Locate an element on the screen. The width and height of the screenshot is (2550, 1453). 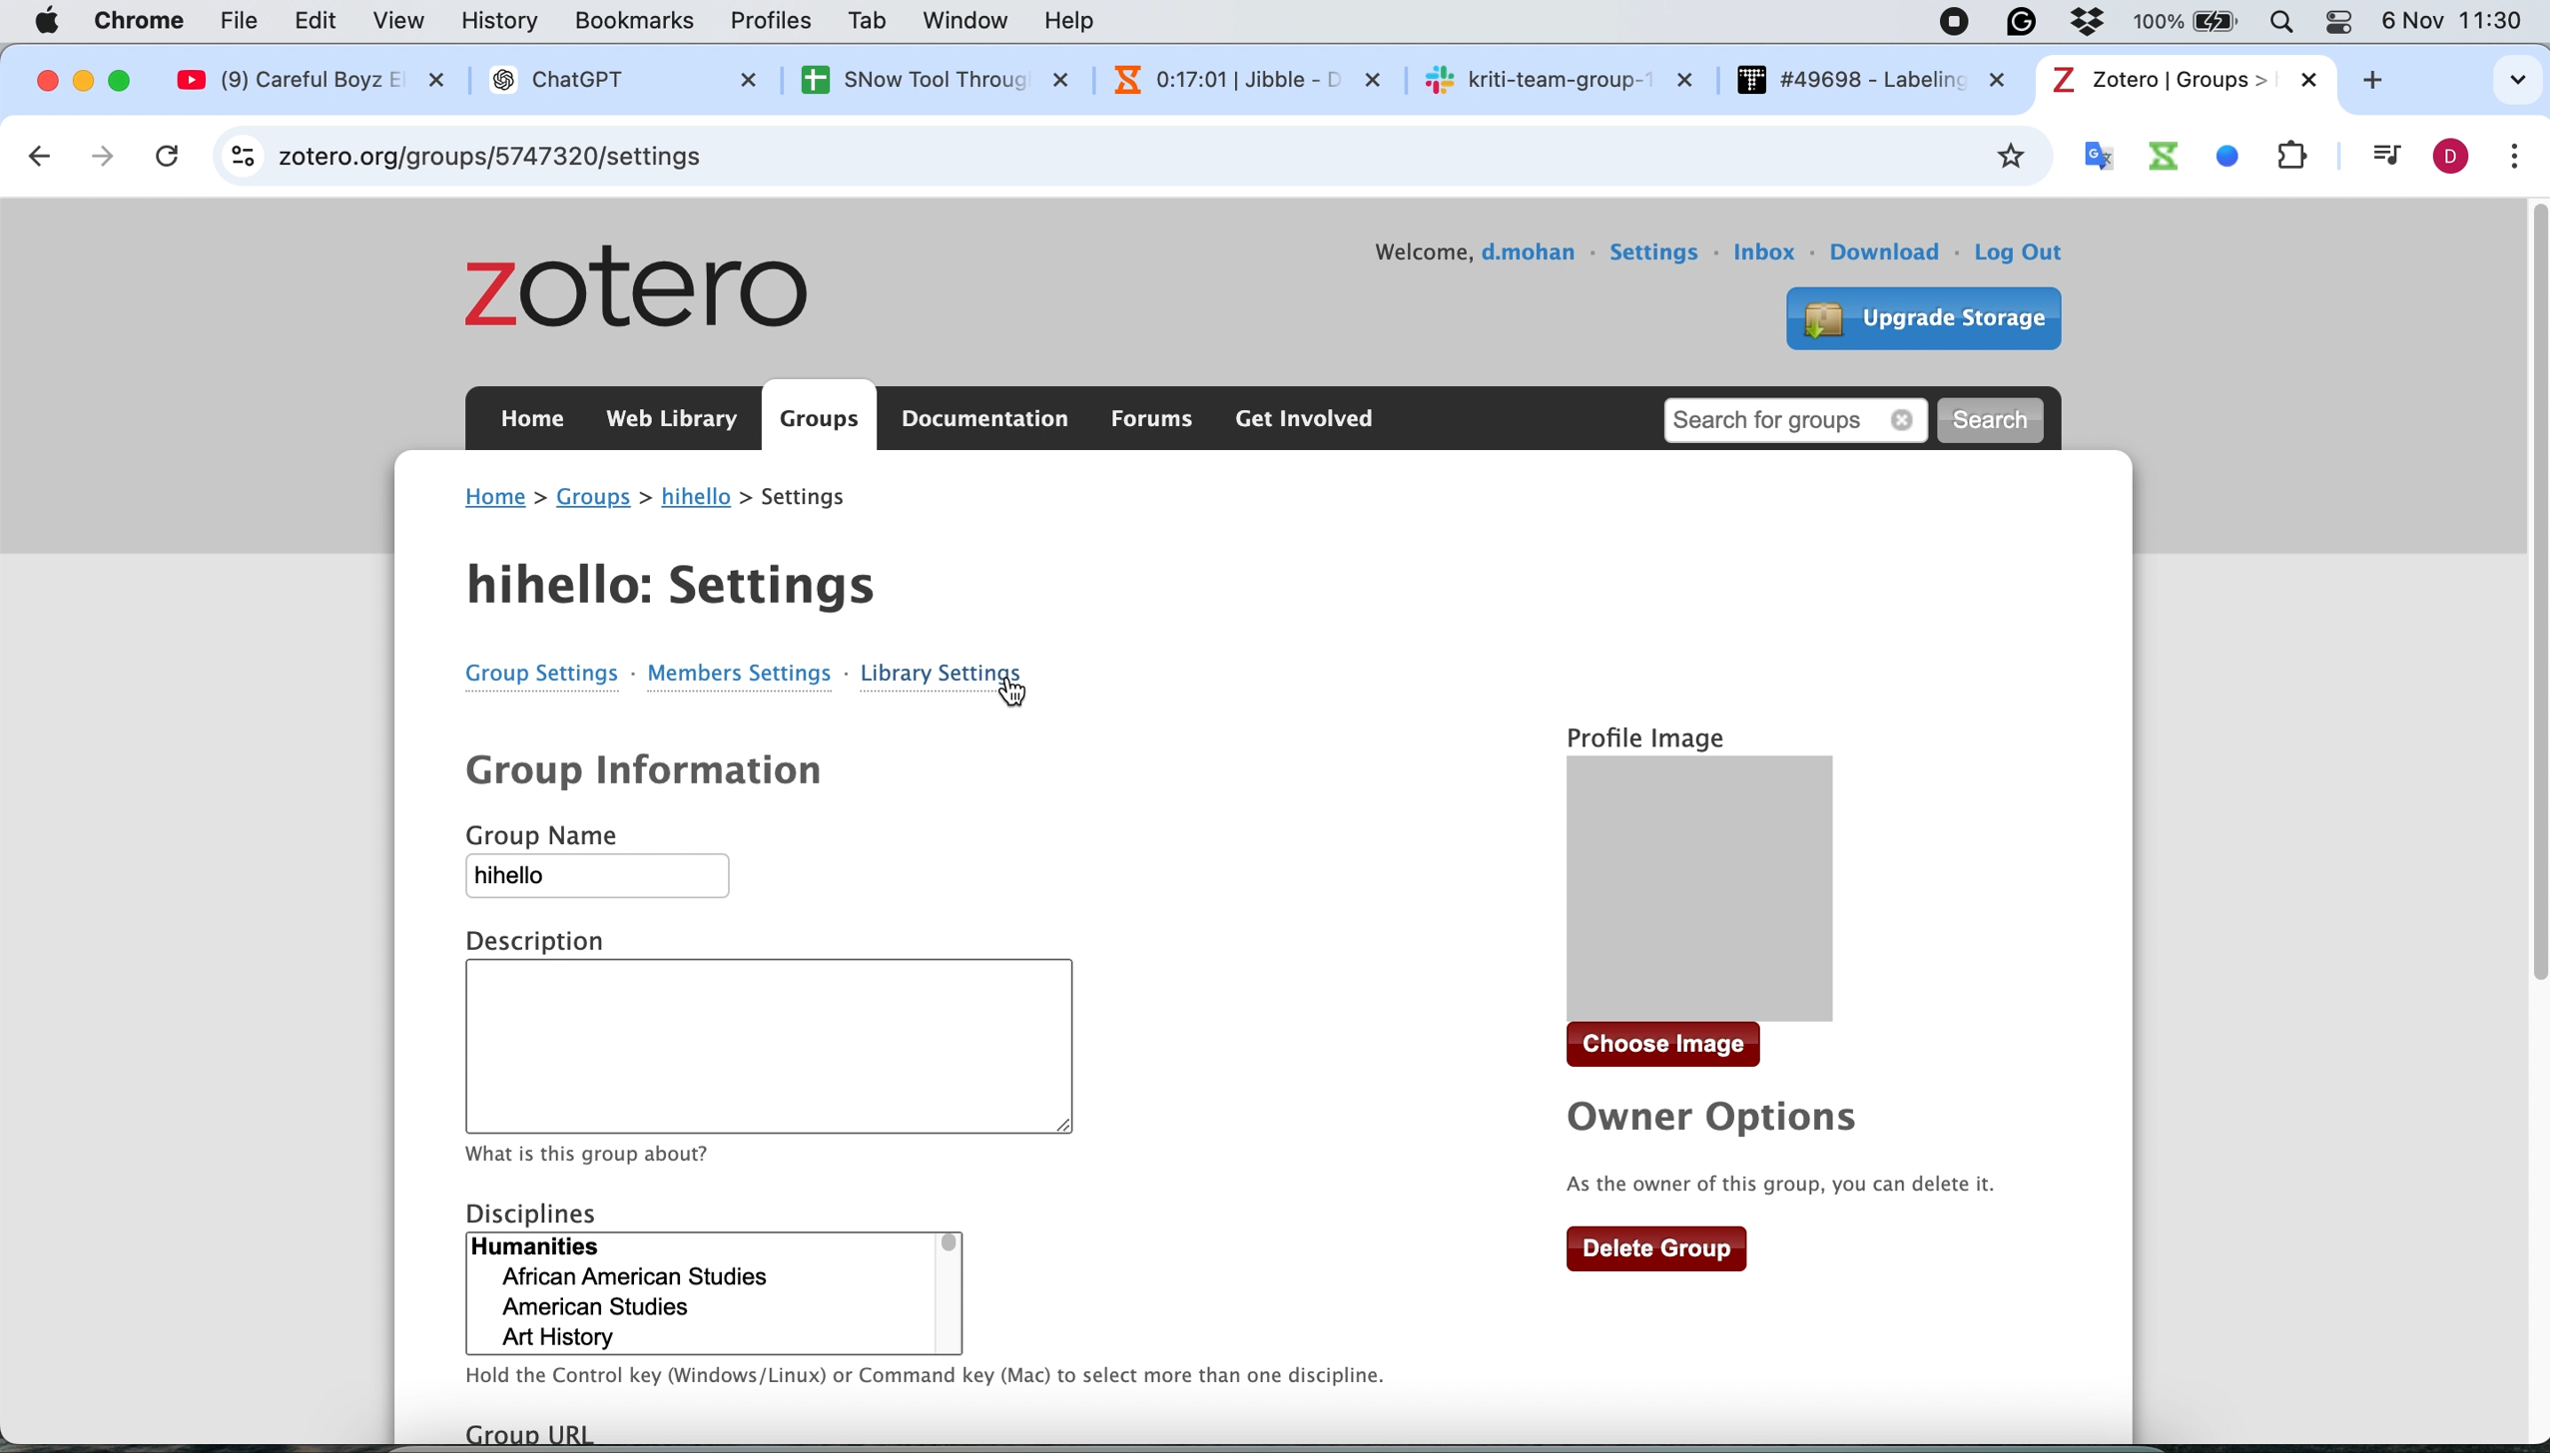
view is located at coordinates (402, 20).